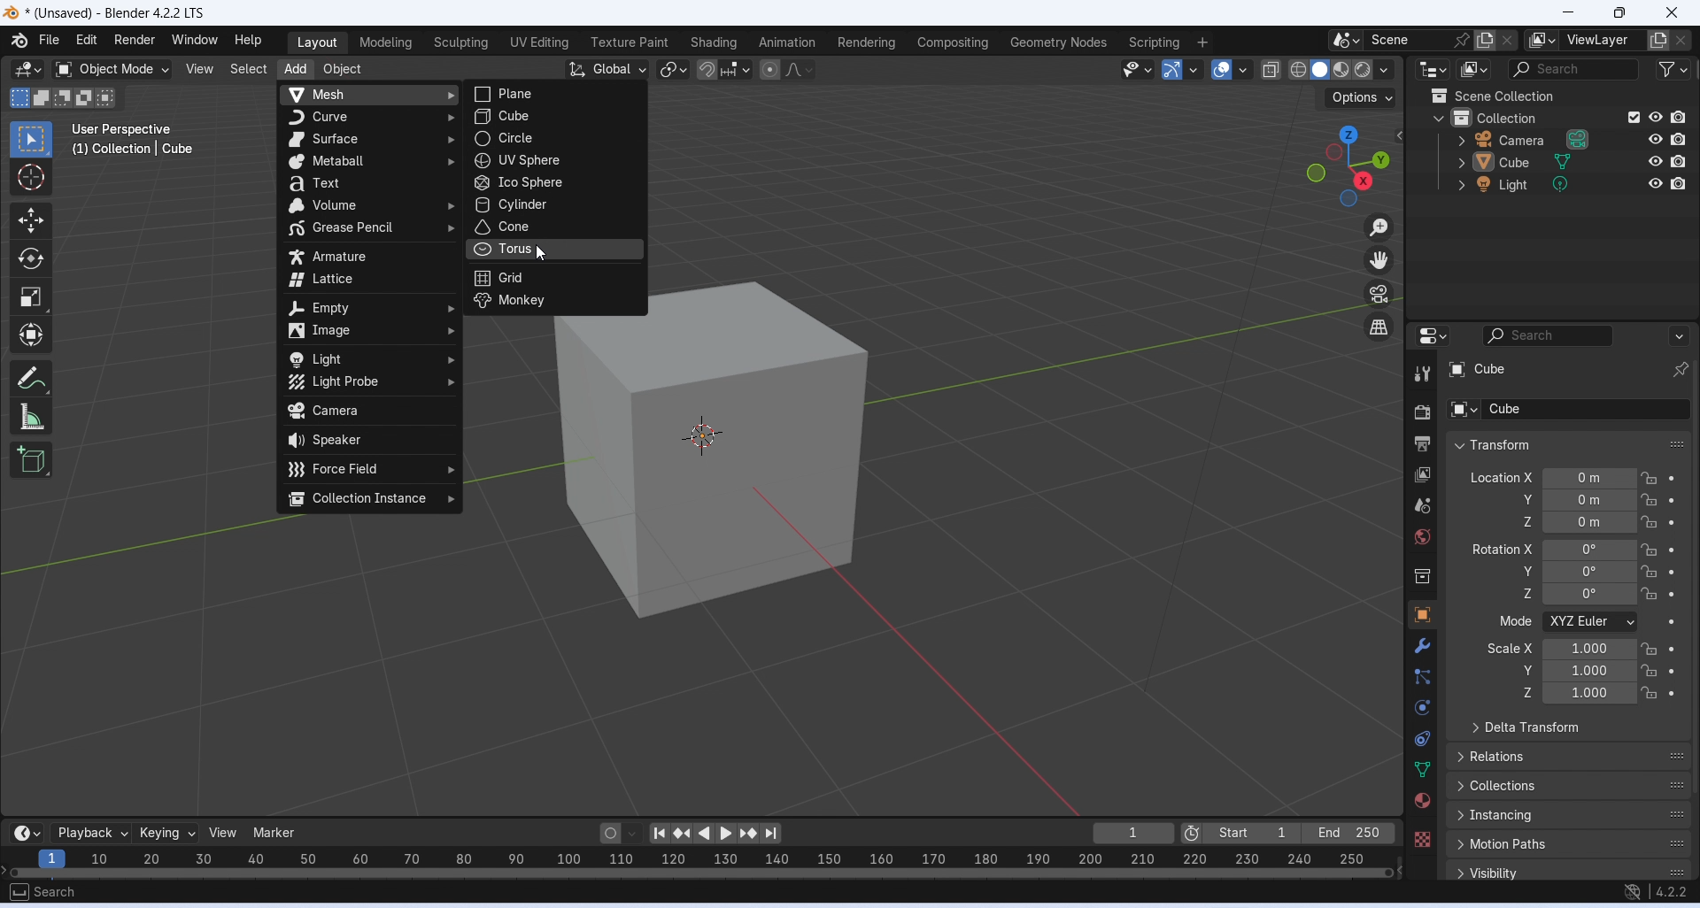 This screenshot has width=1700, height=908. I want to click on Scale X, so click(1611, 650).